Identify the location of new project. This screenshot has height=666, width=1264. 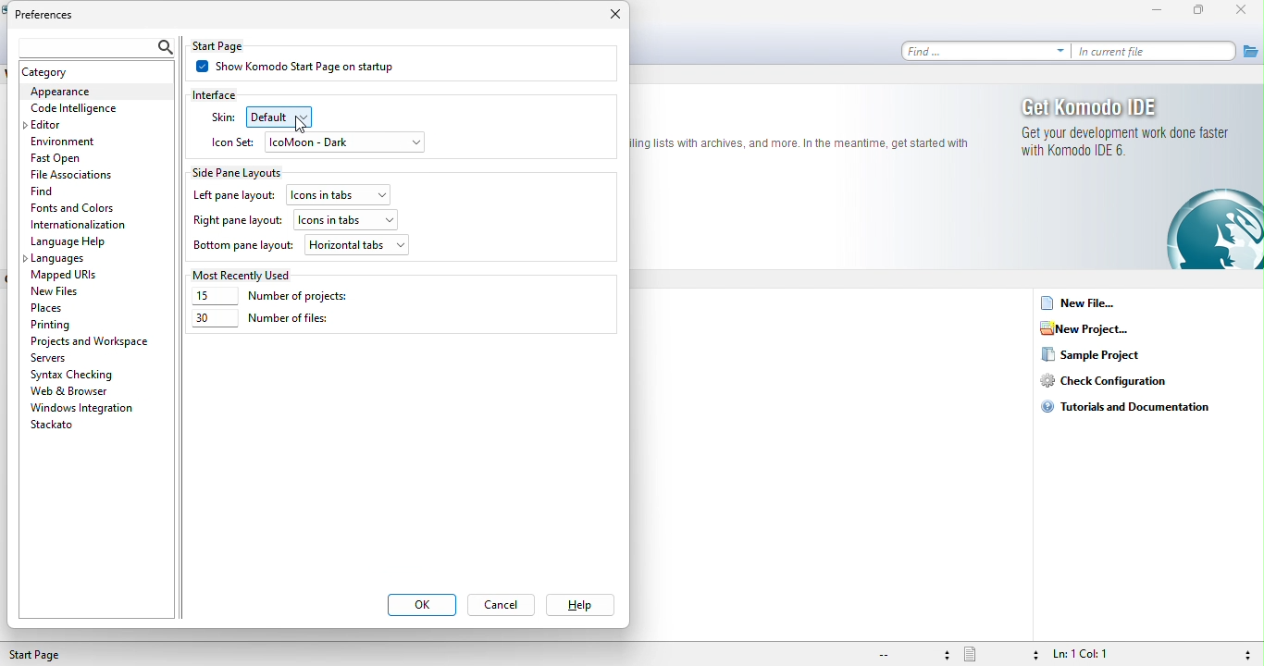
(1091, 329).